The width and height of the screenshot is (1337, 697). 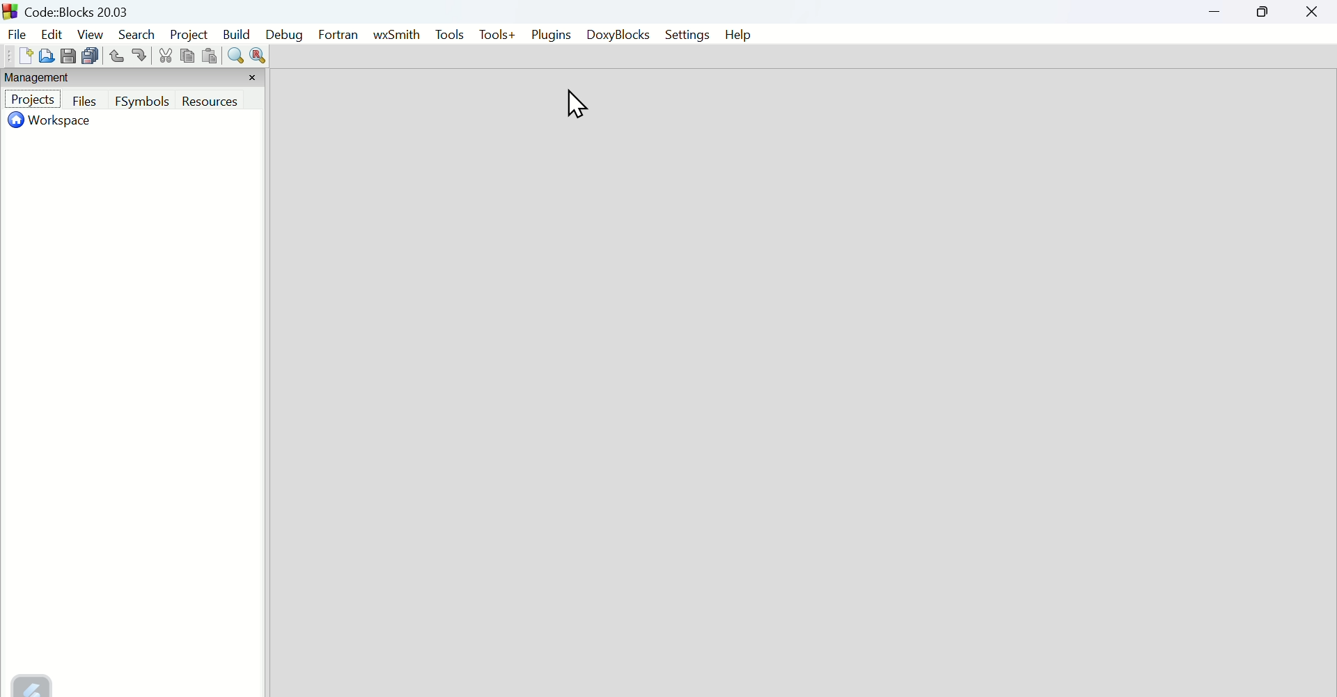 What do you see at coordinates (16, 34) in the screenshot?
I see `File` at bounding box center [16, 34].